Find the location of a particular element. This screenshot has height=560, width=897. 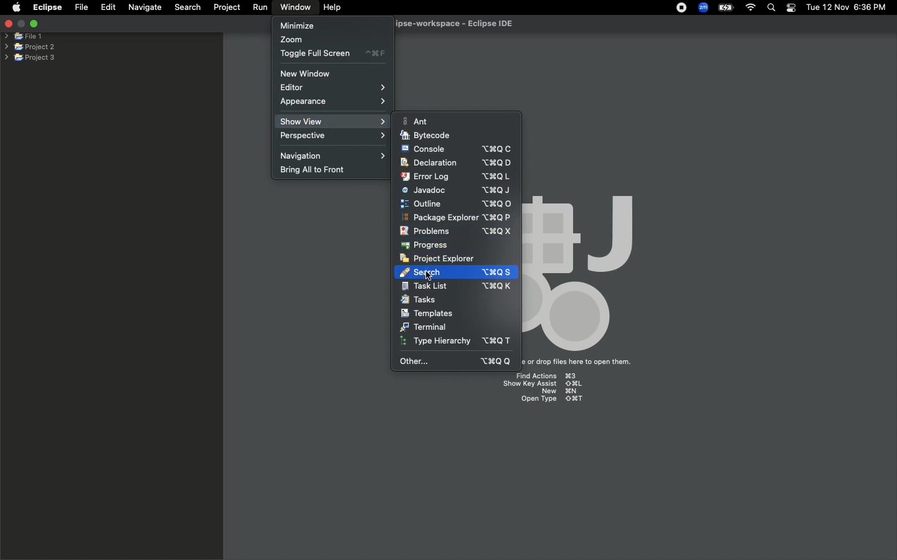

Templates is located at coordinates (427, 313).